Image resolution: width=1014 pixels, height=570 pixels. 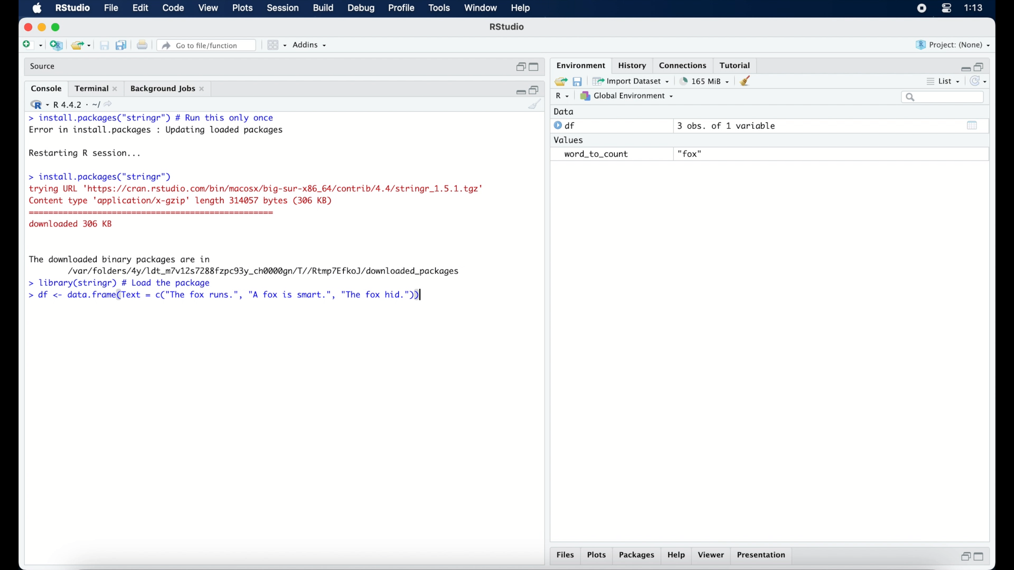 I want to click on session, so click(x=282, y=8).